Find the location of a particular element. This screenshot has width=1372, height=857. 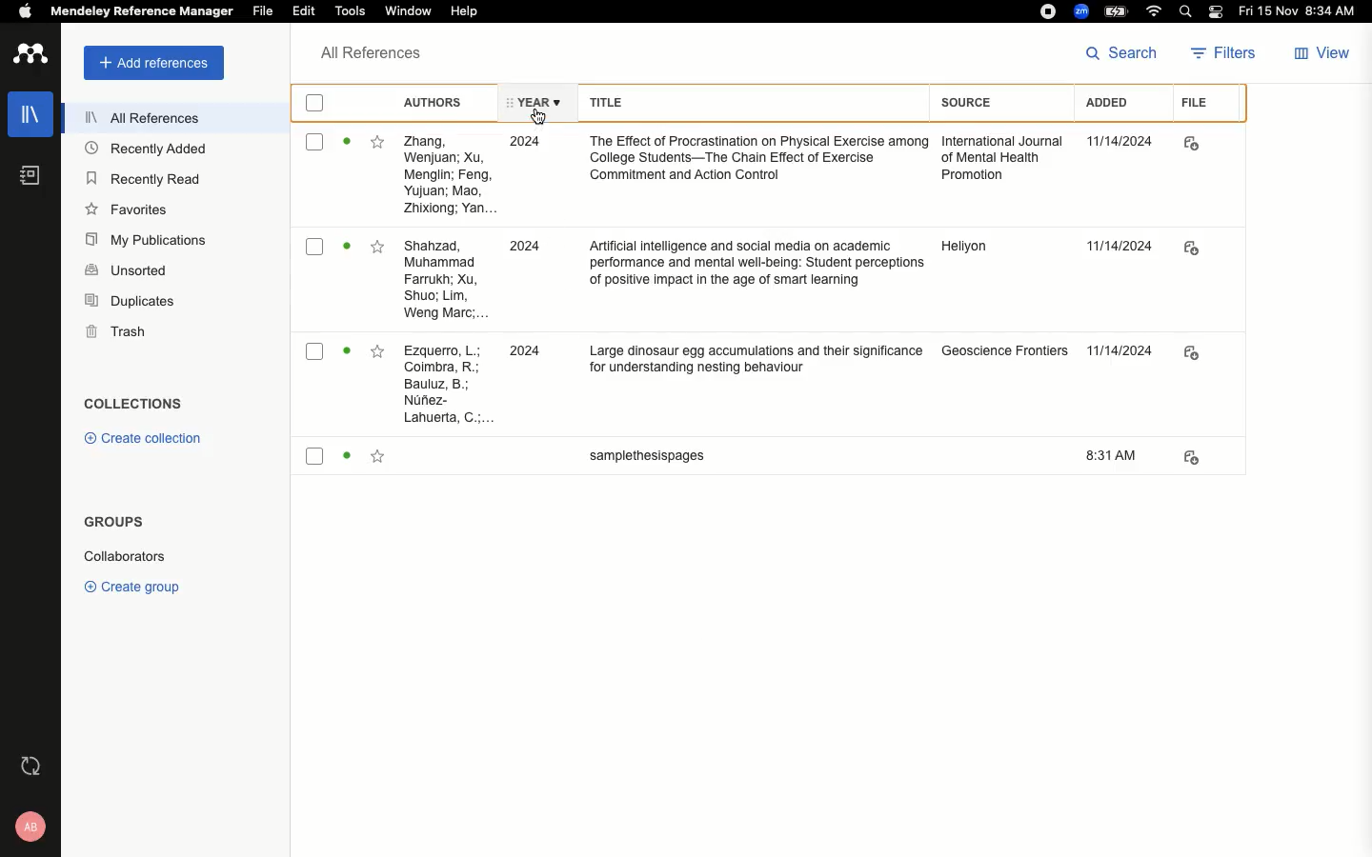

added  is located at coordinates (1119, 142).